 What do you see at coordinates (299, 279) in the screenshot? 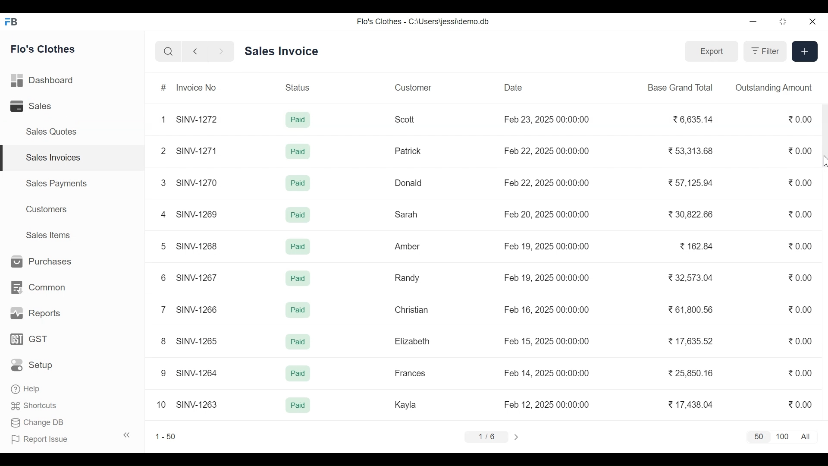
I see `` at bounding box center [299, 279].